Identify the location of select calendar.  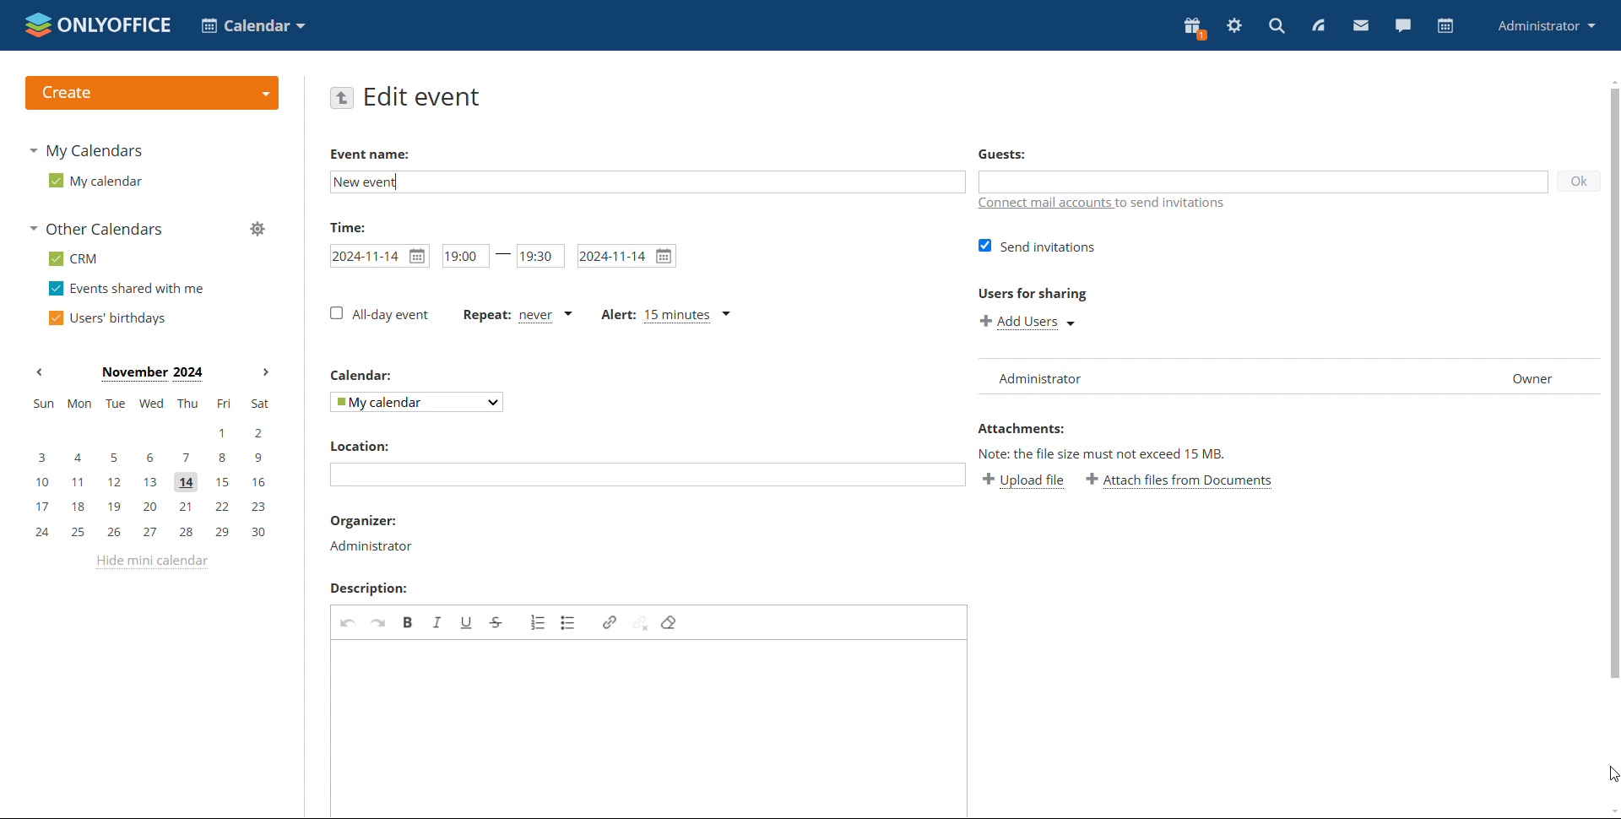
(418, 403).